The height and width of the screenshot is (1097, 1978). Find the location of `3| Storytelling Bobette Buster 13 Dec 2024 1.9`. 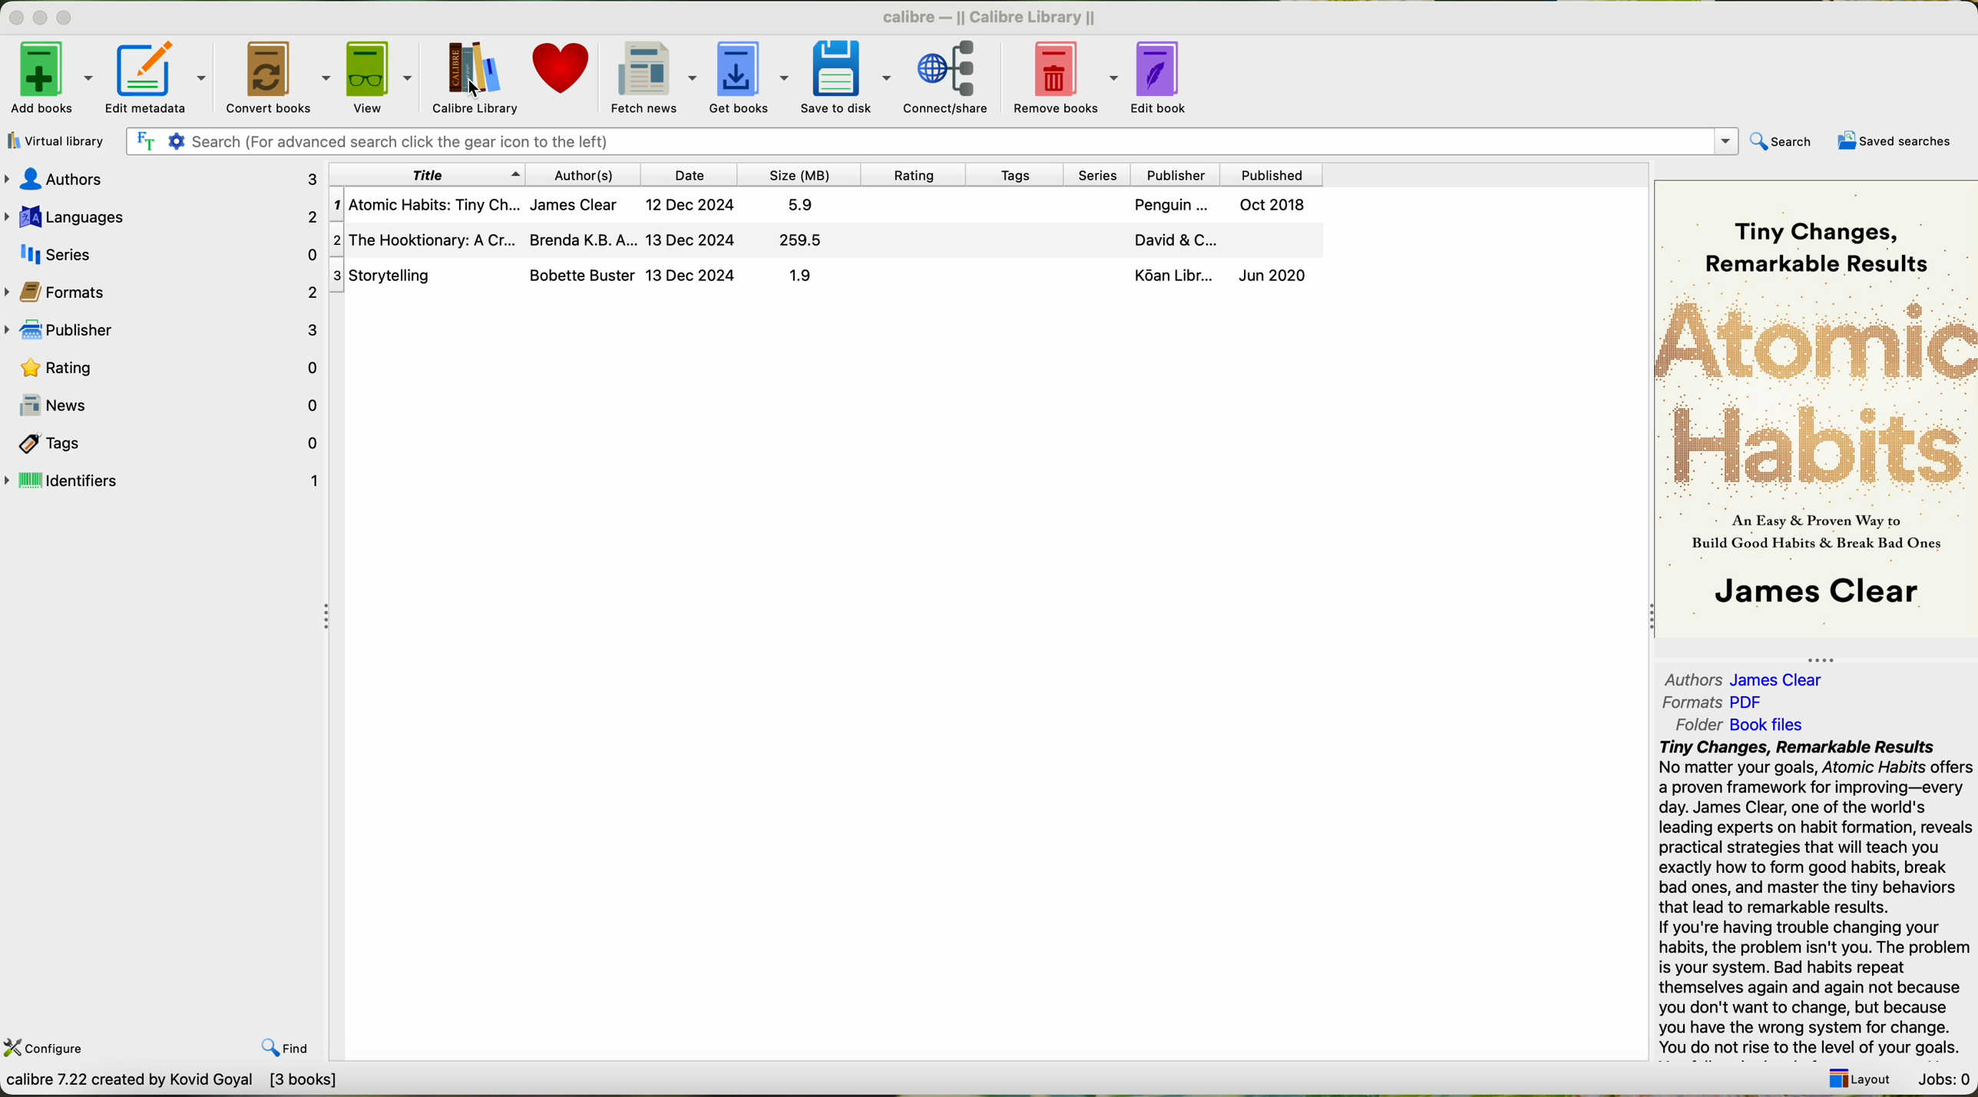

3| Storytelling Bobette Buster 13 Dec 2024 1.9 is located at coordinates (597, 276).